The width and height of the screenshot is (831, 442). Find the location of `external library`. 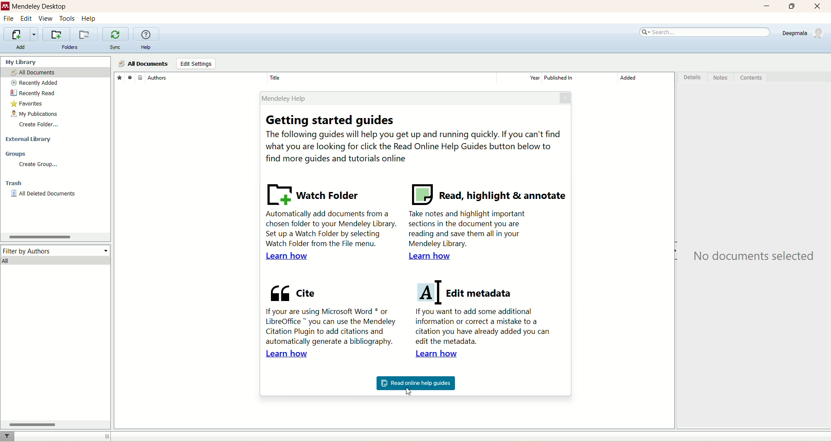

external library is located at coordinates (29, 140).